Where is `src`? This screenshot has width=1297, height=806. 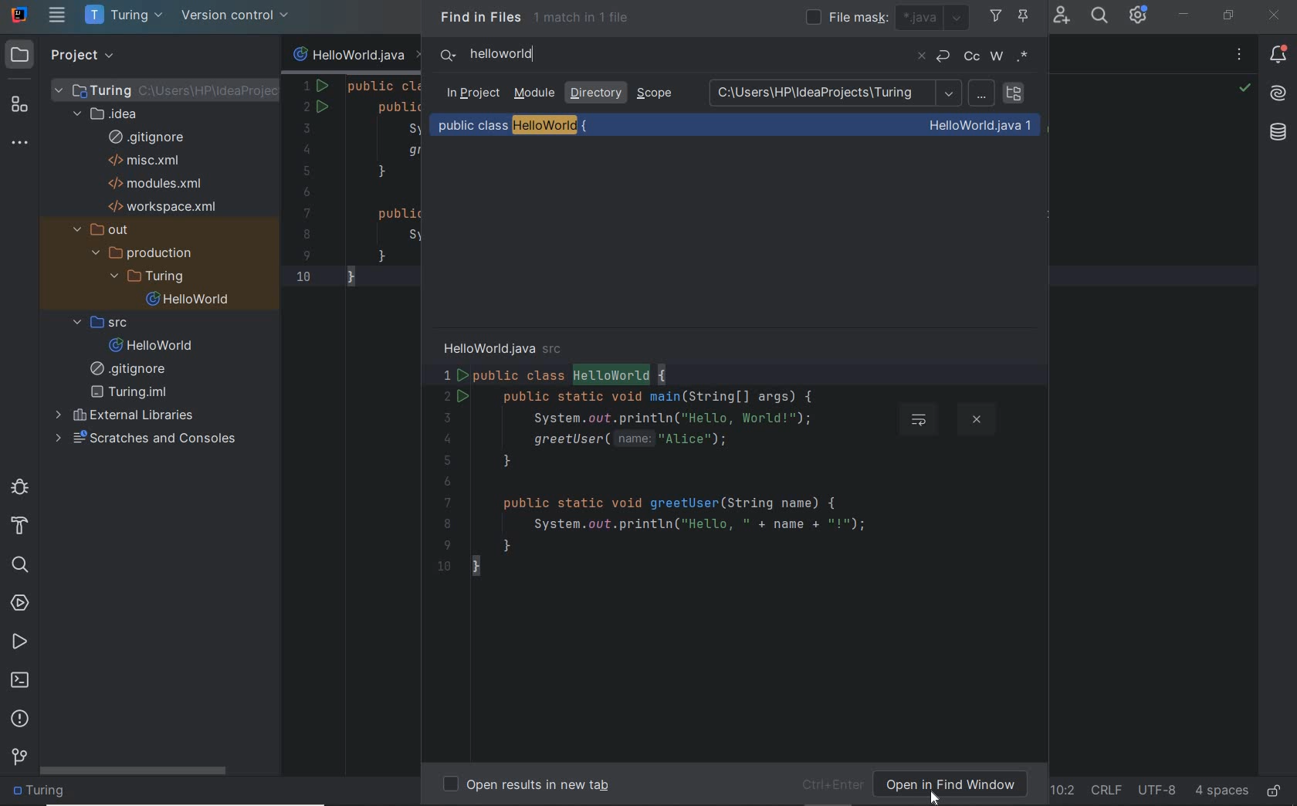
src is located at coordinates (106, 321).